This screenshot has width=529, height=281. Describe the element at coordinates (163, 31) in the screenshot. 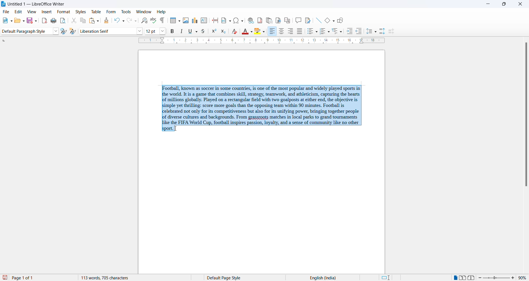

I see `font size options` at that location.